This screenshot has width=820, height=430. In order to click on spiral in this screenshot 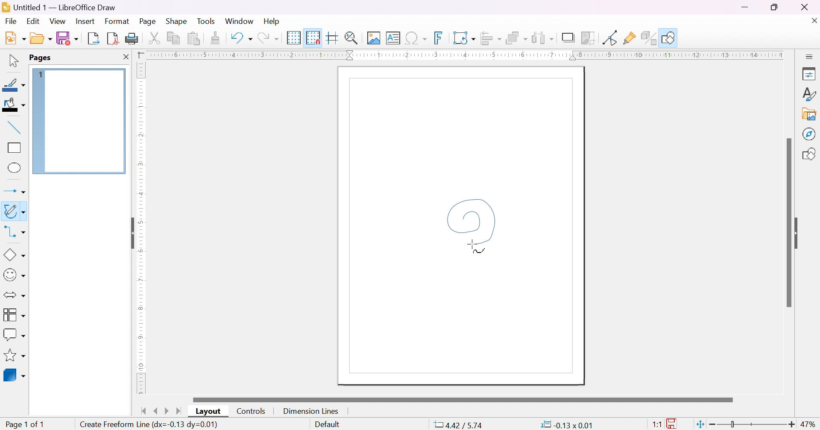, I will do `click(472, 225)`.